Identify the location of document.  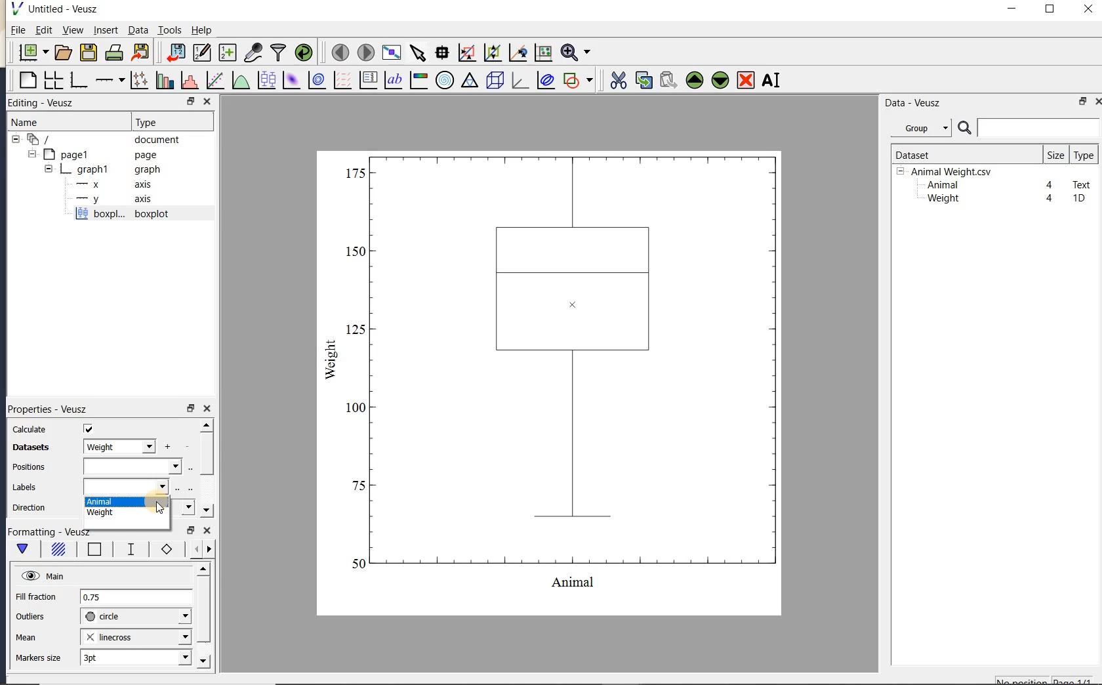
(100, 140).